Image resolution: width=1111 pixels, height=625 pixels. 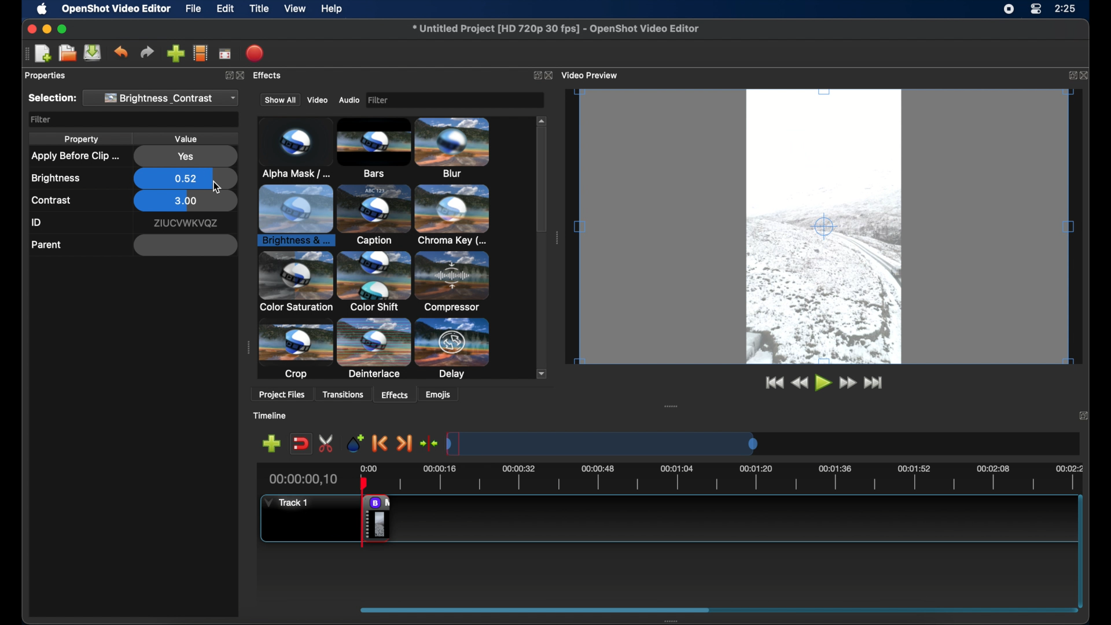 I want to click on remove effect, so click(x=376, y=518).